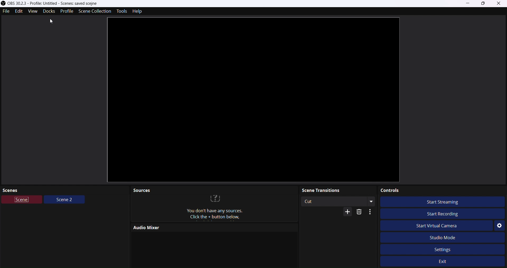 The image size is (507, 268). Describe the element at coordinates (443, 248) in the screenshot. I see `Settings` at that location.